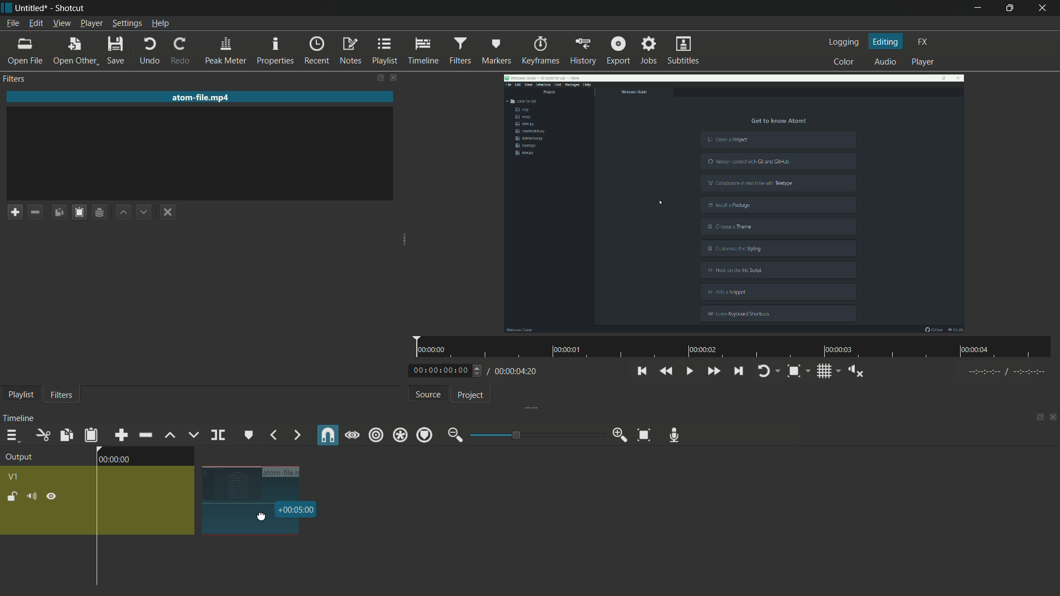 This screenshot has height=596, width=1060. What do you see at coordinates (296, 435) in the screenshot?
I see `next marker` at bounding box center [296, 435].